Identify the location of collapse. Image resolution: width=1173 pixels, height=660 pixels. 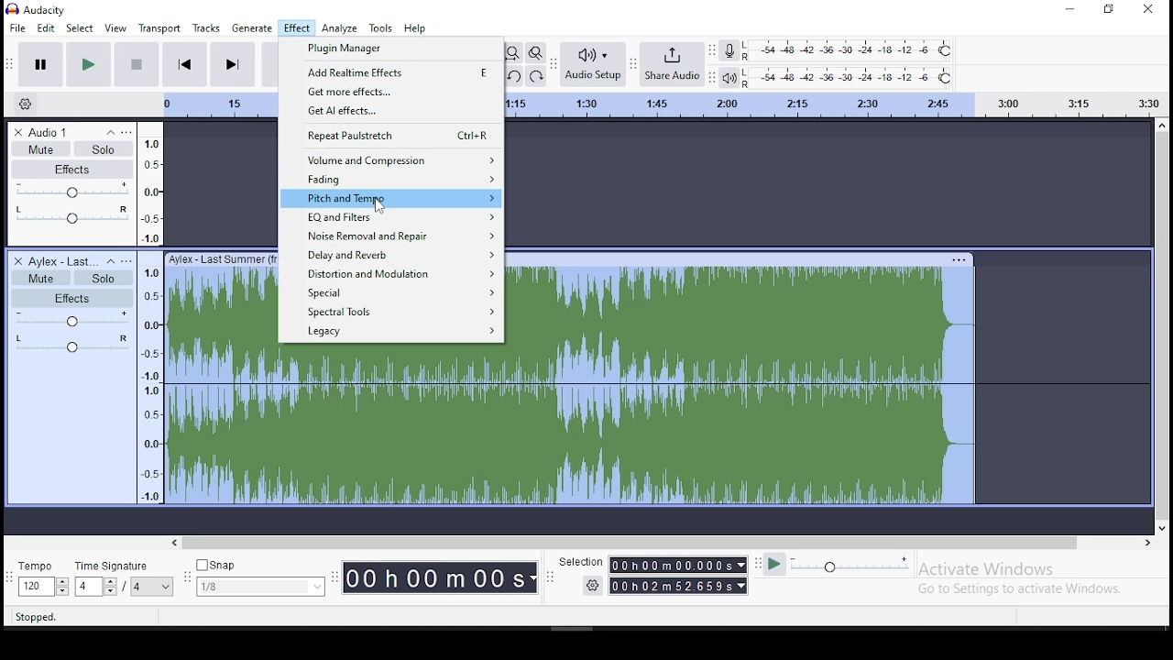
(109, 133).